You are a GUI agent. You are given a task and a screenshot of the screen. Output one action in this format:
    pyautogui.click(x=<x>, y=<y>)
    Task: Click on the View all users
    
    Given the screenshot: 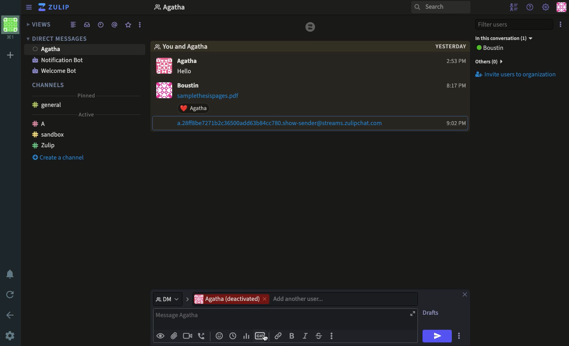 What is the action you would take?
    pyautogui.click(x=496, y=49)
    